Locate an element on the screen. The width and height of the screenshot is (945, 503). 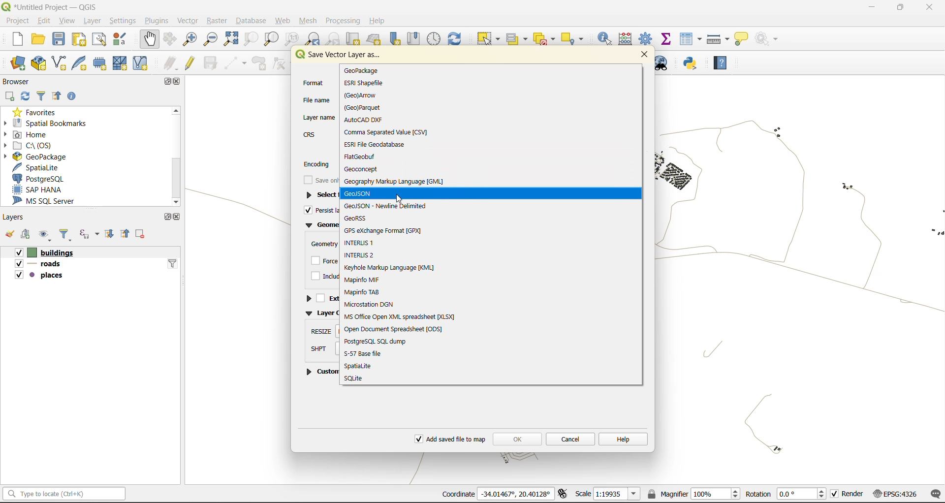
spatialite is located at coordinates (363, 366).